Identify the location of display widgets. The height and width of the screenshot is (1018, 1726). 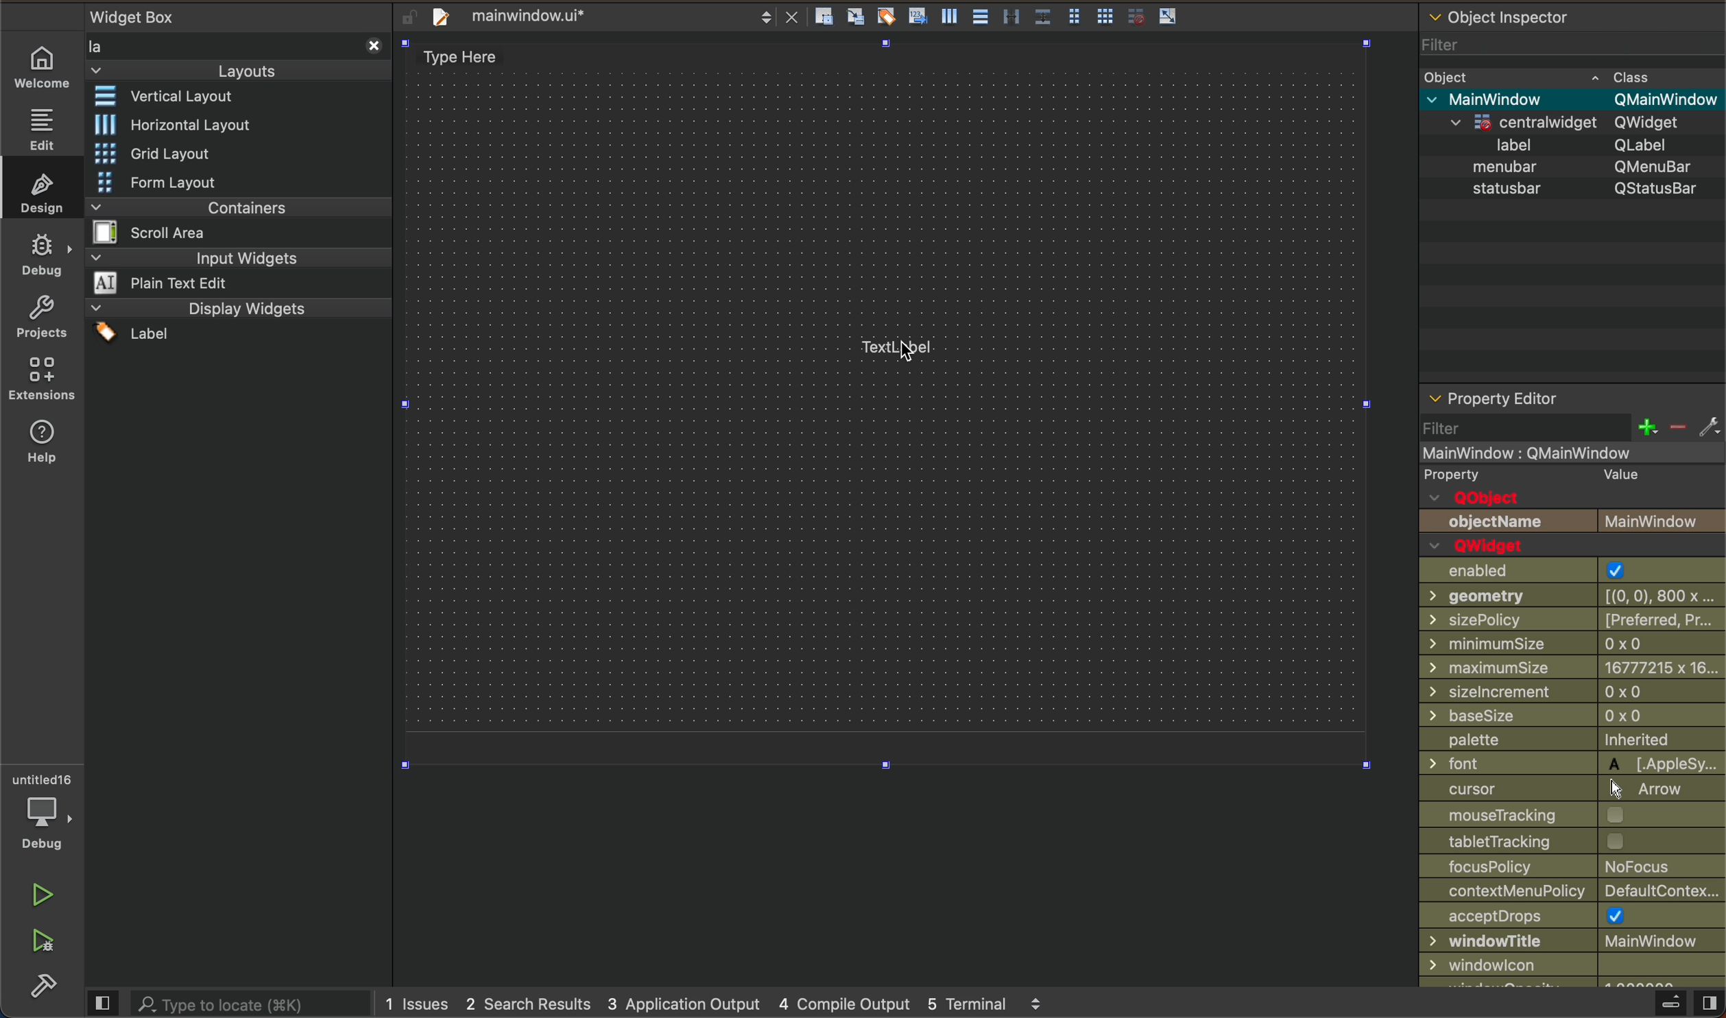
(239, 323).